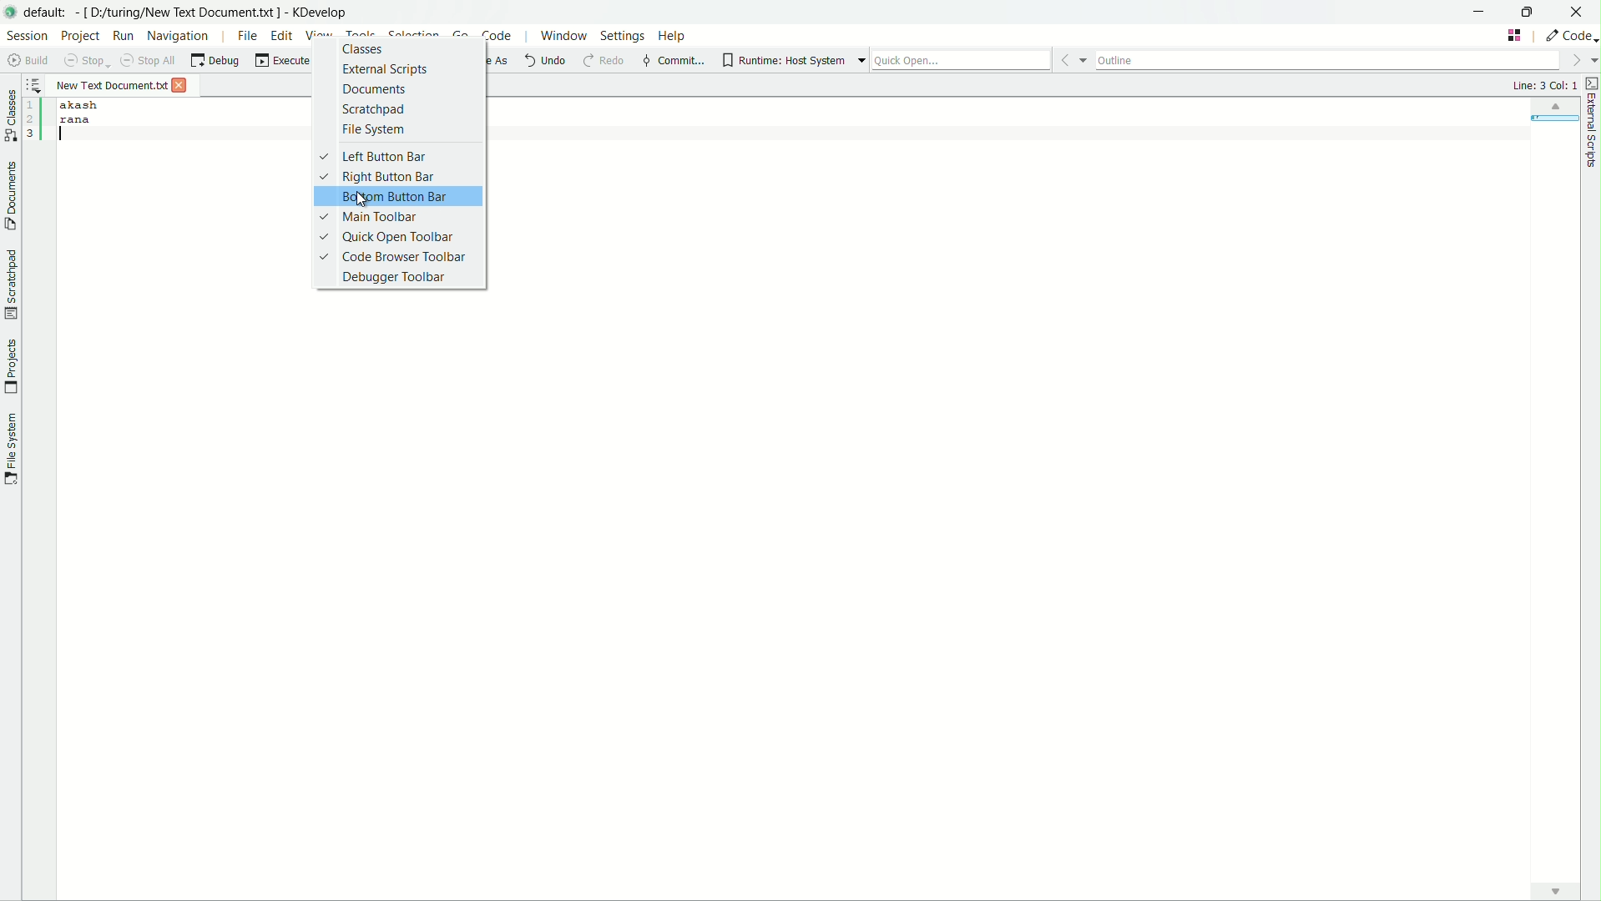 The image size is (1601, 901). Describe the element at coordinates (461, 35) in the screenshot. I see `go menu` at that location.